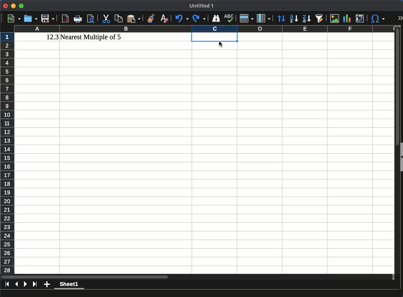 This screenshot has width=403, height=297. I want to click on descending, so click(306, 19).